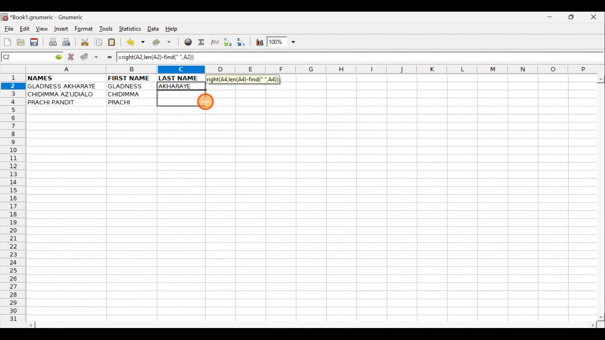  I want to click on Redo undone action, so click(163, 43).